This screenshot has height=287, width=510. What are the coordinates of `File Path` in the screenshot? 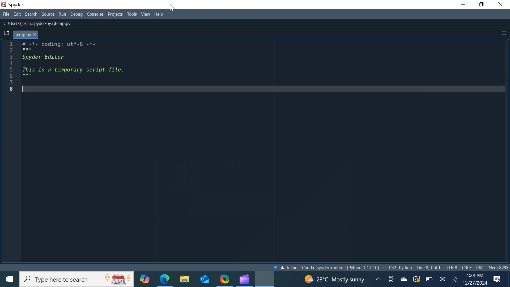 It's located at (37, 23).